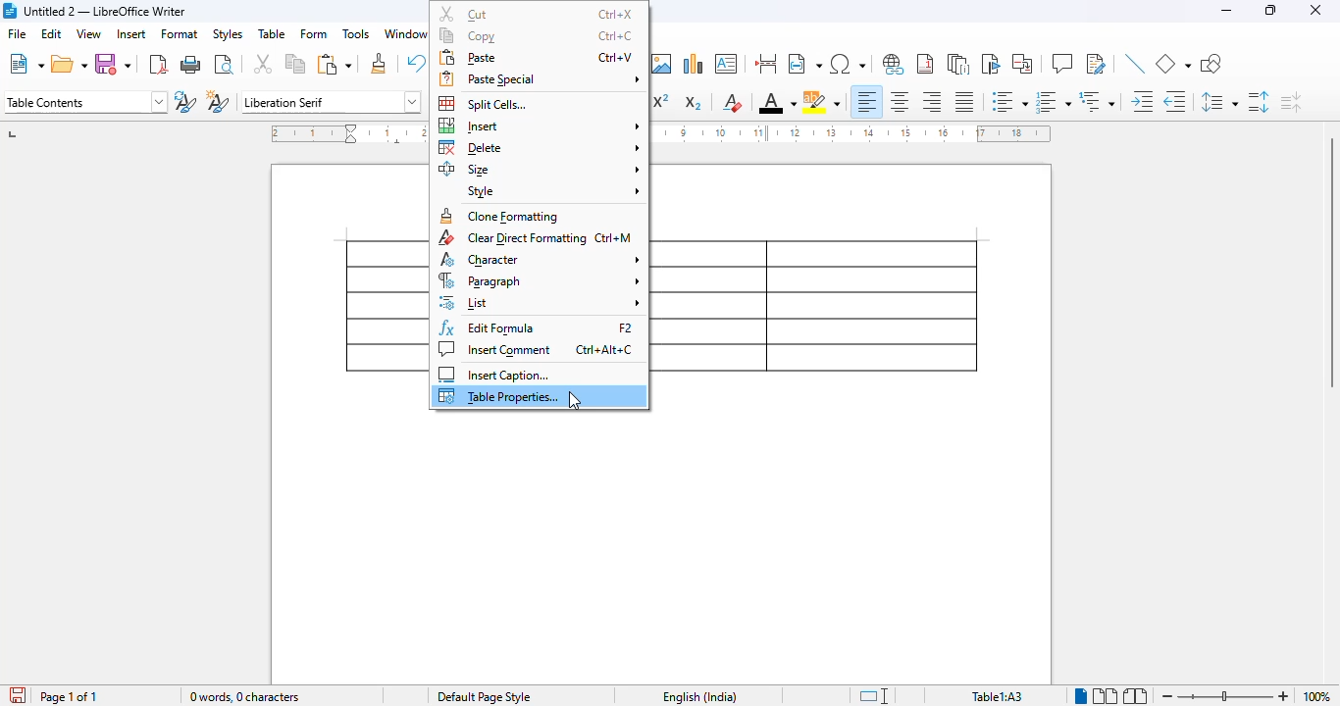 Image resolution: width=1340 pixels, height=706 pixels. Describe the element at coordinates (613, 237) in the screenshot. I see `shortcut for clear direct formatting` at that location.